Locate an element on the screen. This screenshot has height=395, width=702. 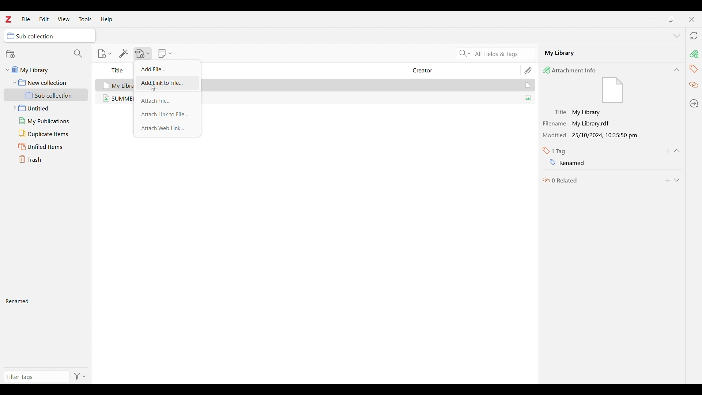
file icon is located at coordinates (612, 91).